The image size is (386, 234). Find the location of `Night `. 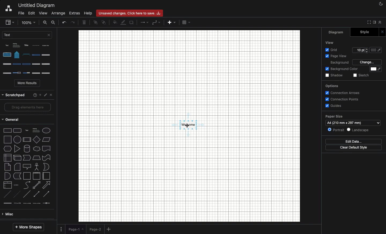

Night  is located at coordinates (381, 3).